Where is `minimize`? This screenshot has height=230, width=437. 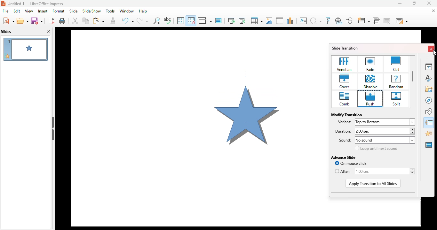 minimize is located at coordinates (400, 3).